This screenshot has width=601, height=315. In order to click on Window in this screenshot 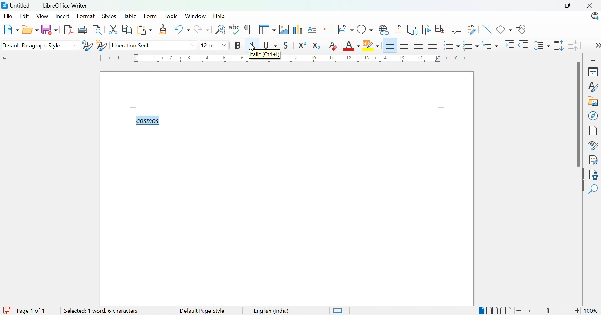, I will do `click(196, 16)`.